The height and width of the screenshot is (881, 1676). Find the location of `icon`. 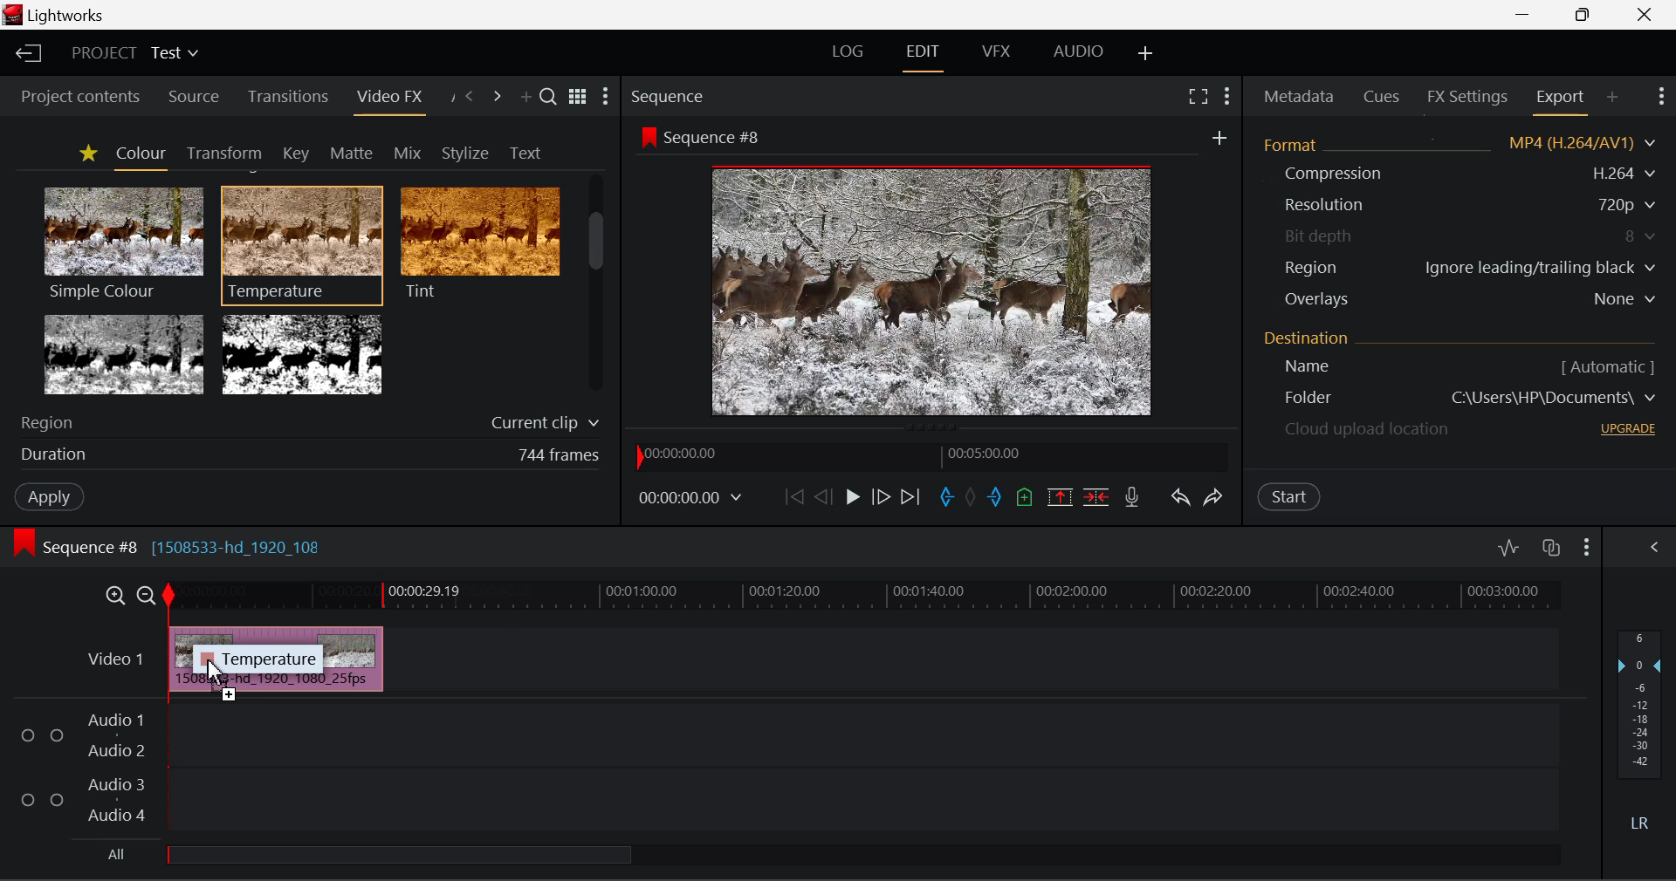

icon is located at coordinates (24, 543).